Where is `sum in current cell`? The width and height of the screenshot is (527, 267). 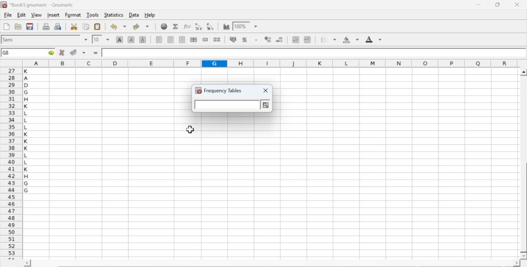
sum in current cell is located at coordinates (176, 26).